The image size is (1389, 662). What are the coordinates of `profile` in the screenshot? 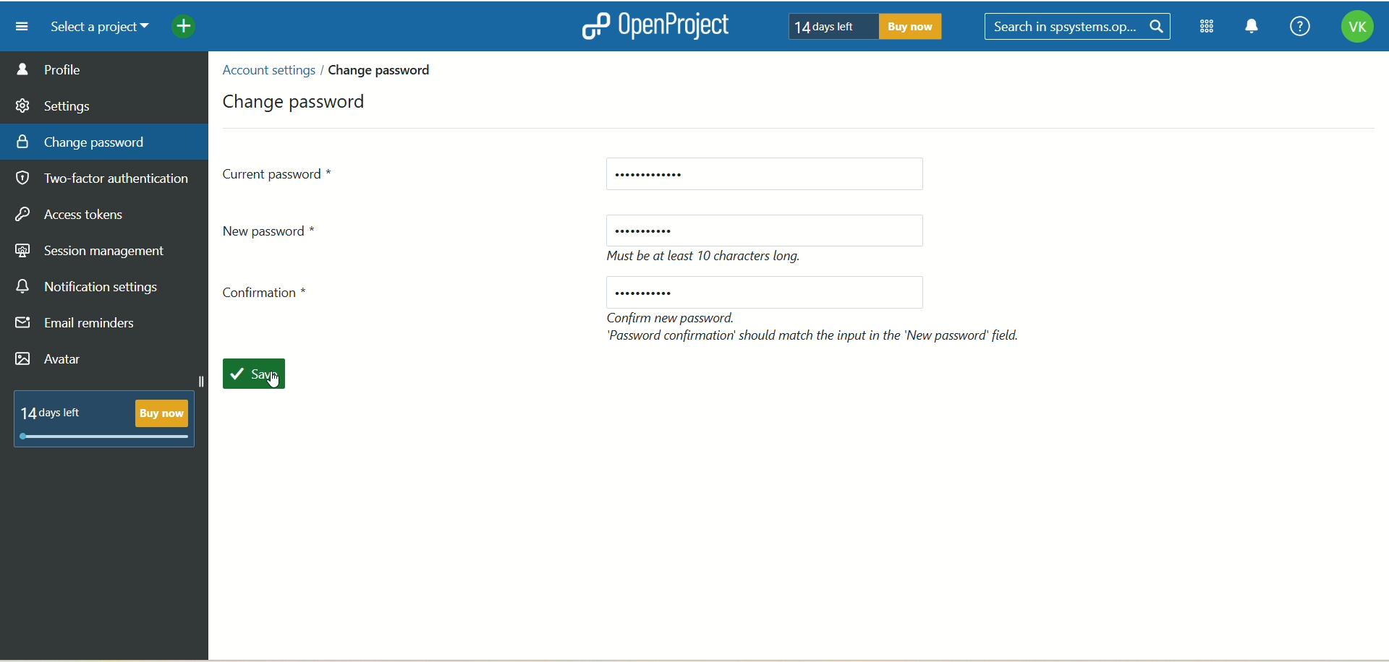 It's located at (105, 69).